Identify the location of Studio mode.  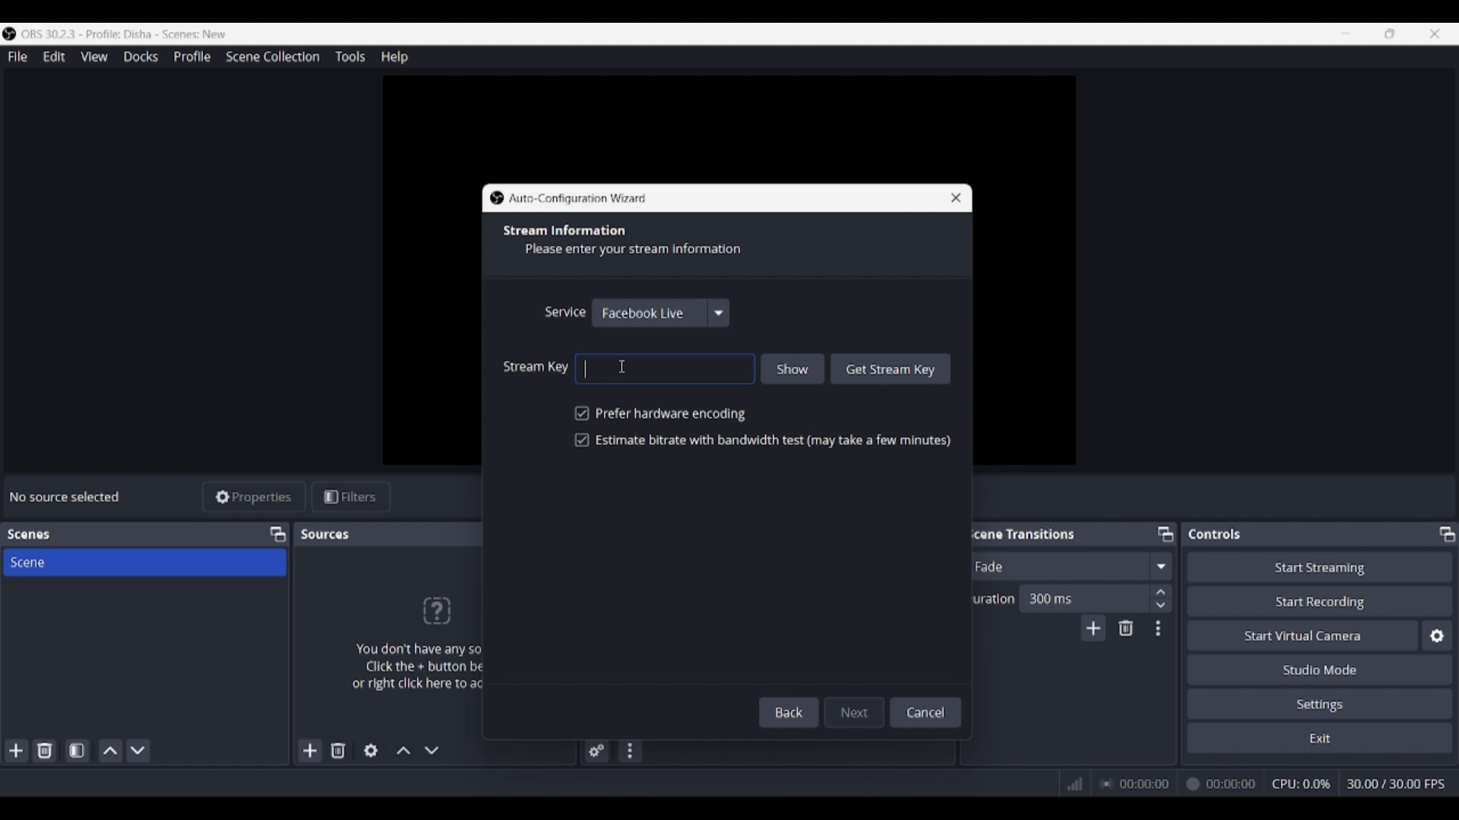
(1320, 669).